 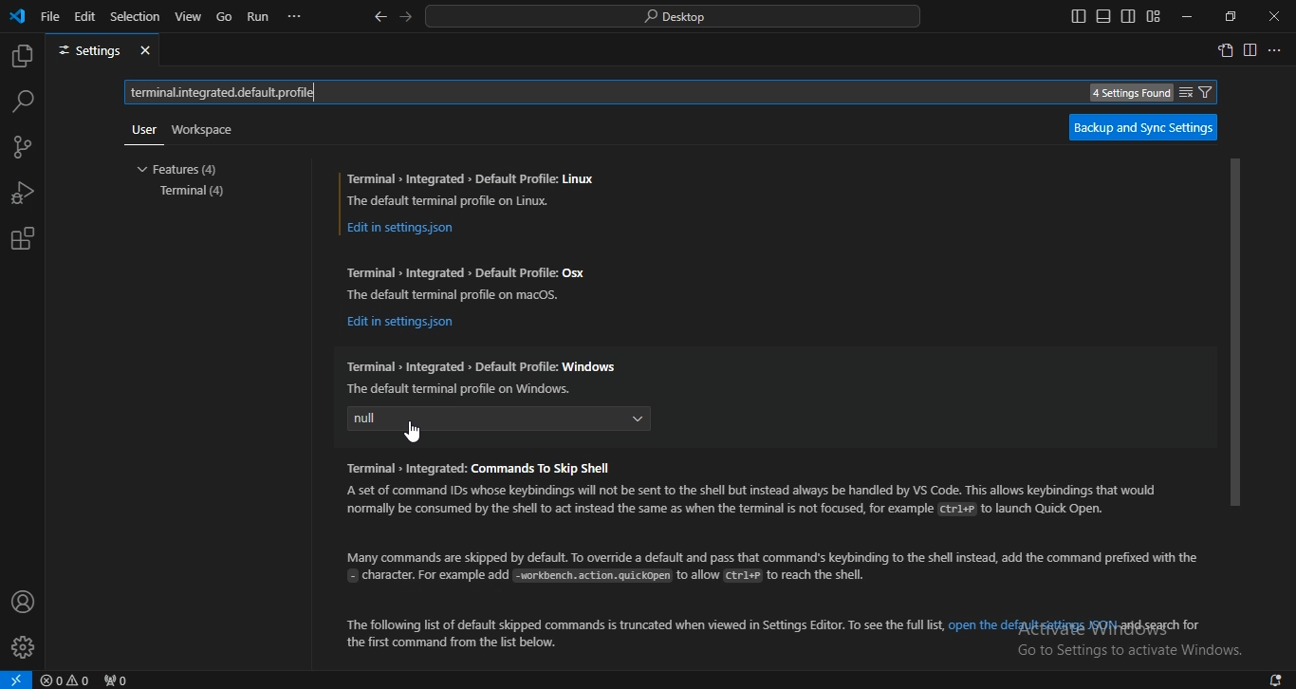 I want to click on search, so click(x=25, y=102).